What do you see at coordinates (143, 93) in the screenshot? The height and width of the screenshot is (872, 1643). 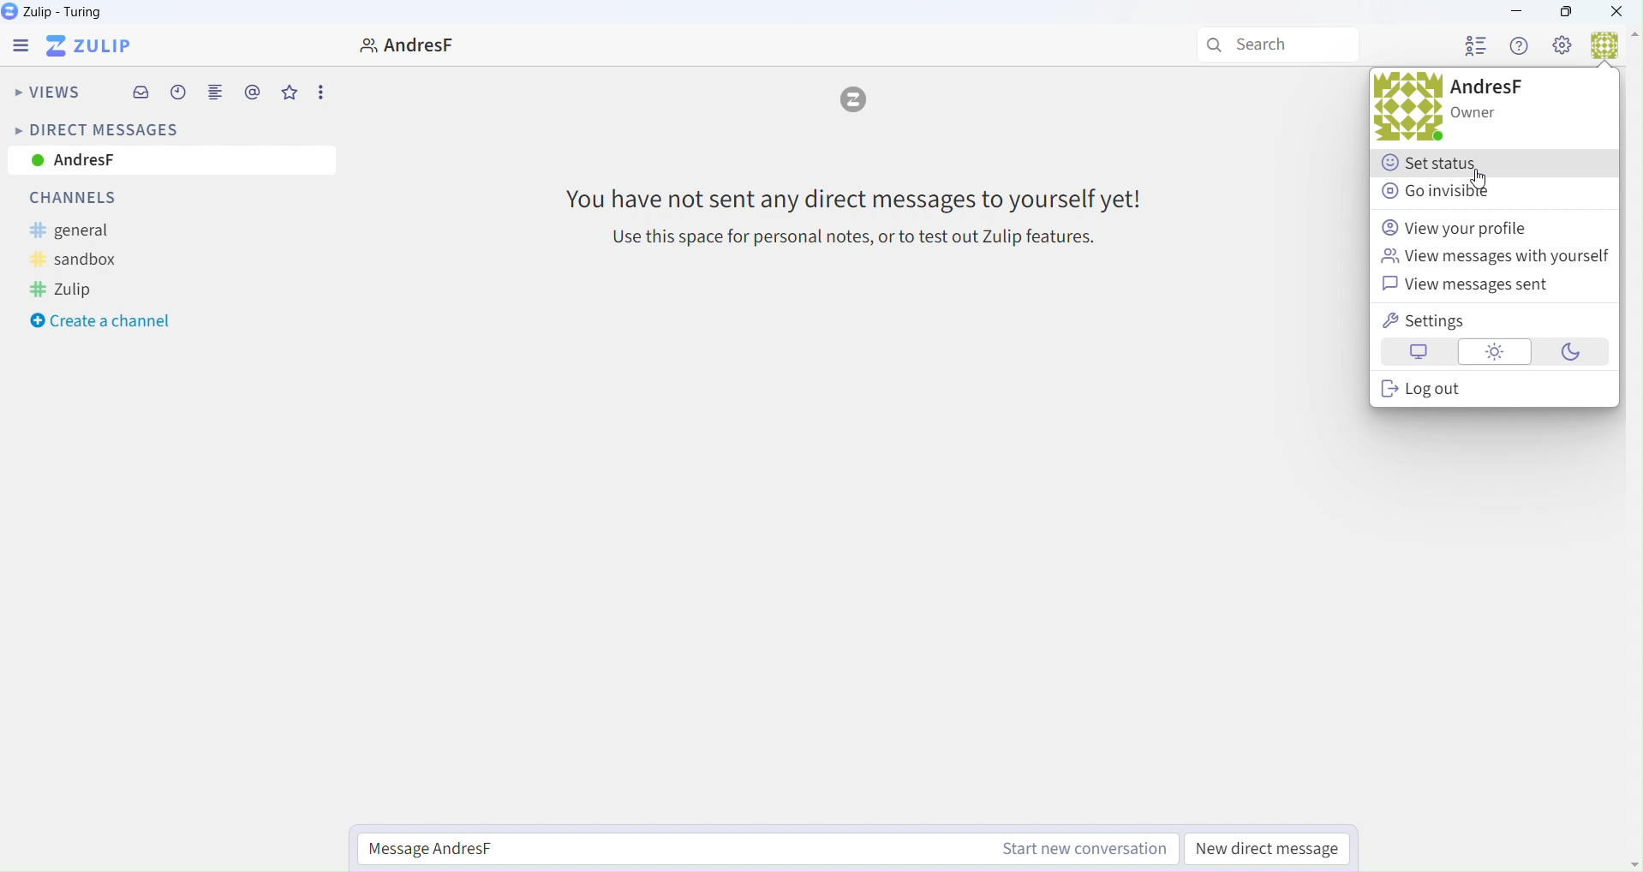 I see `Inbox` at bounding box center [143, 93].